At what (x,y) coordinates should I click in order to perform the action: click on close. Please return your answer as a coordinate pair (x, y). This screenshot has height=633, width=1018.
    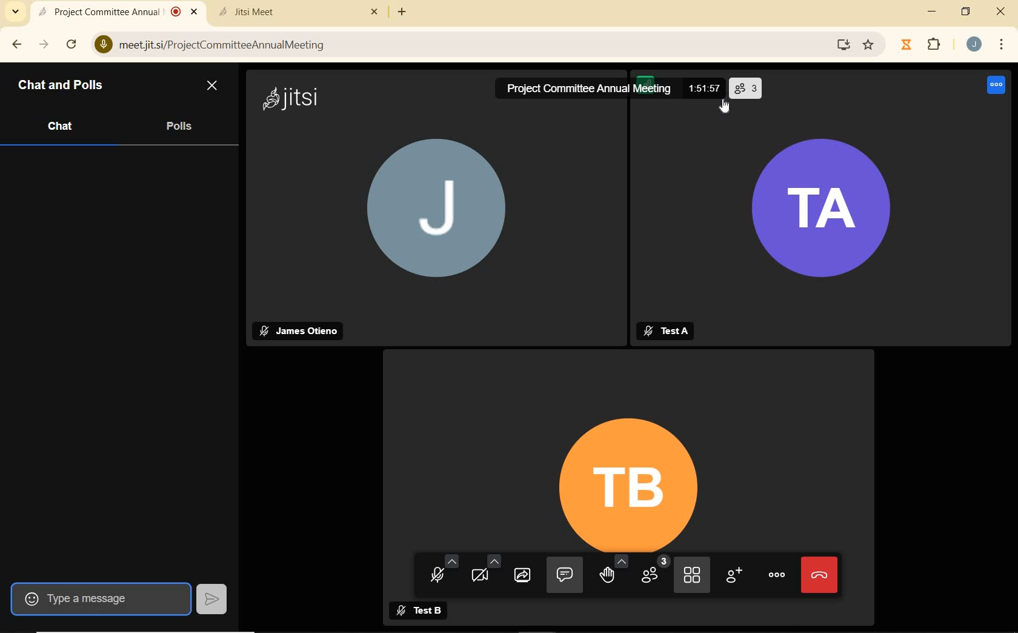
    Looking at the image, I should click on (214, 87).